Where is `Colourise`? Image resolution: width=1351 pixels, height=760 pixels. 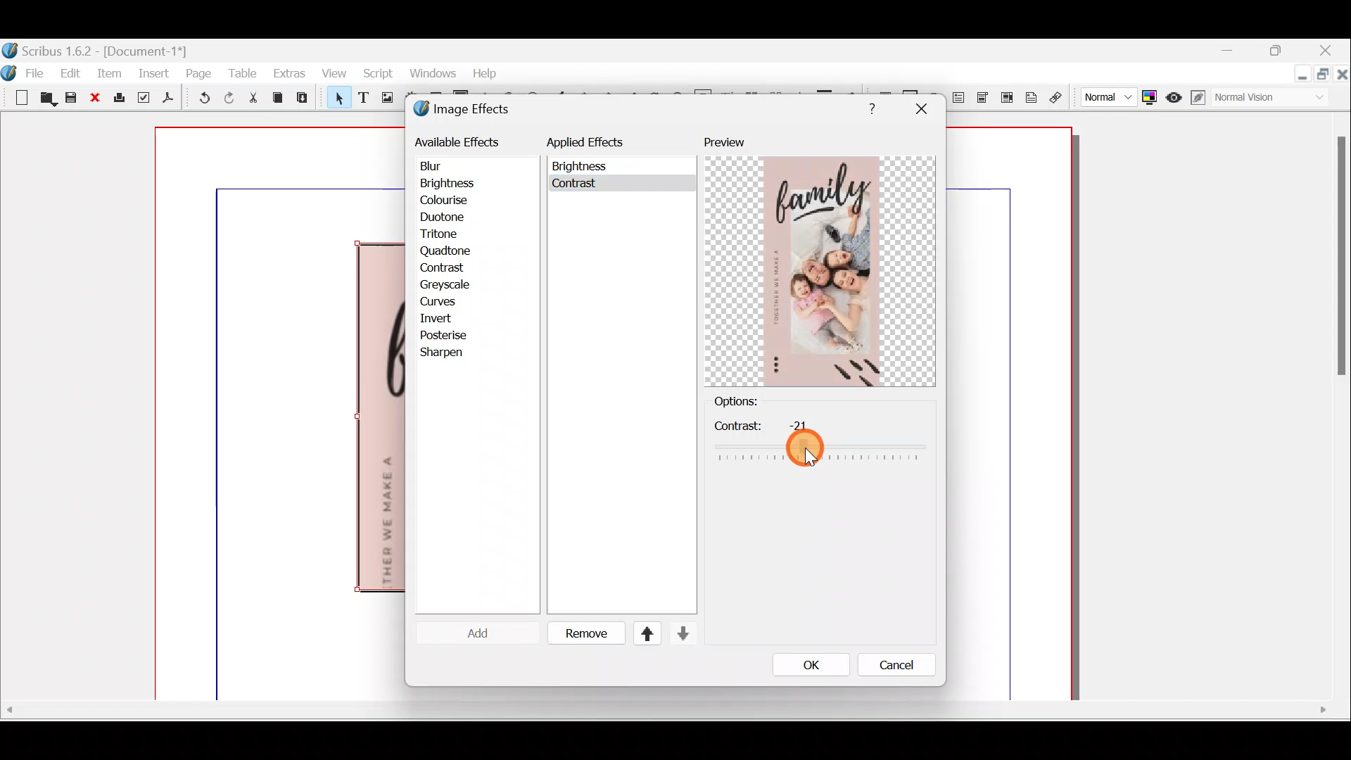
Colourise is located at coordinates (450, 200).